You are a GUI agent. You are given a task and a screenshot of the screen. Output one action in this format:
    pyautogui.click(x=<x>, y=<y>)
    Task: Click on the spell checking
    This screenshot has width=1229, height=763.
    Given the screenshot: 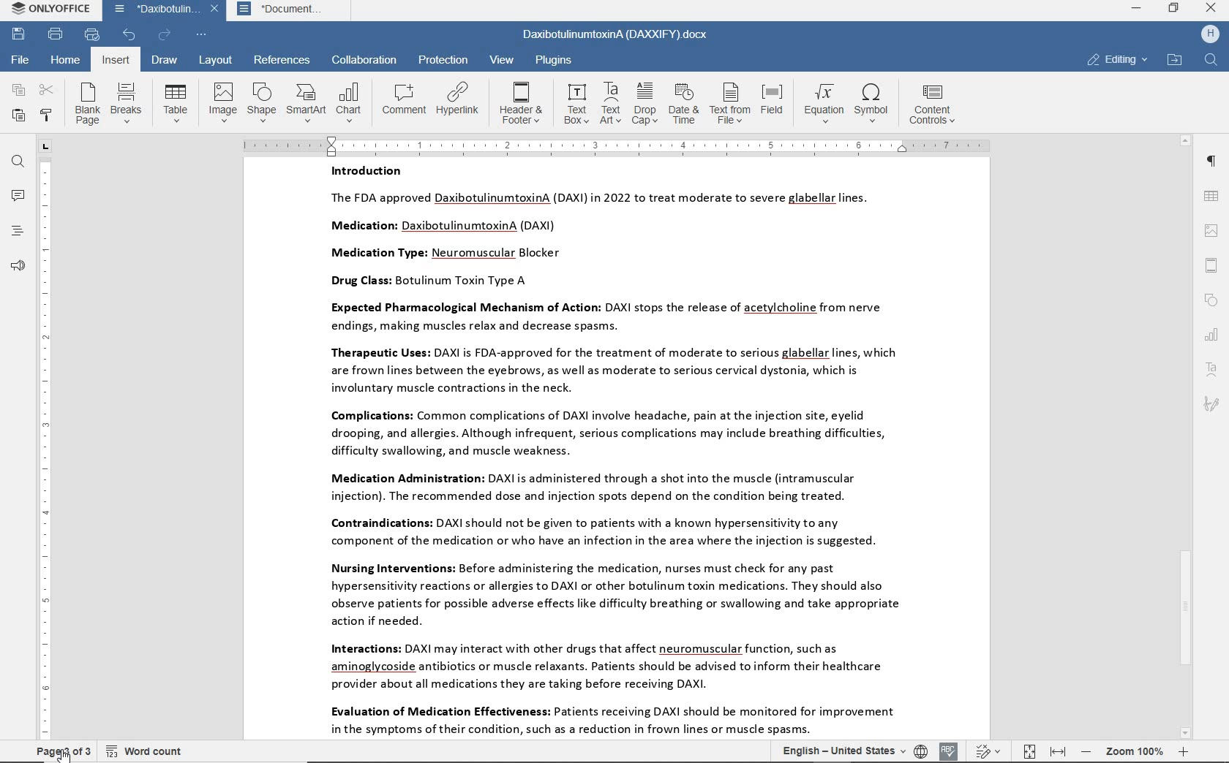 What is the action you would take?
    pyautogui.click(x=950, y=750)
    